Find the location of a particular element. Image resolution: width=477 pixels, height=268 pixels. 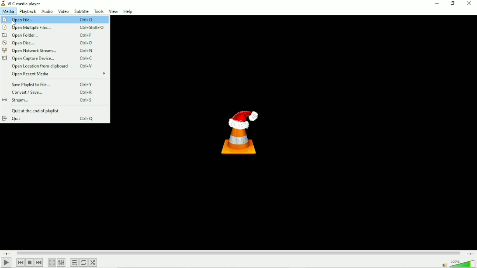

Media is located at coordinates (8, 11).